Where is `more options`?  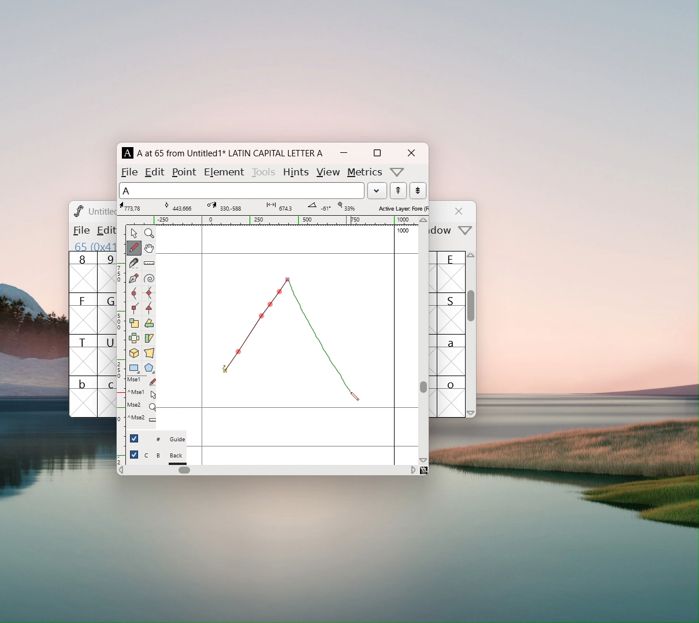 more options is located at coordinates (397, 172).